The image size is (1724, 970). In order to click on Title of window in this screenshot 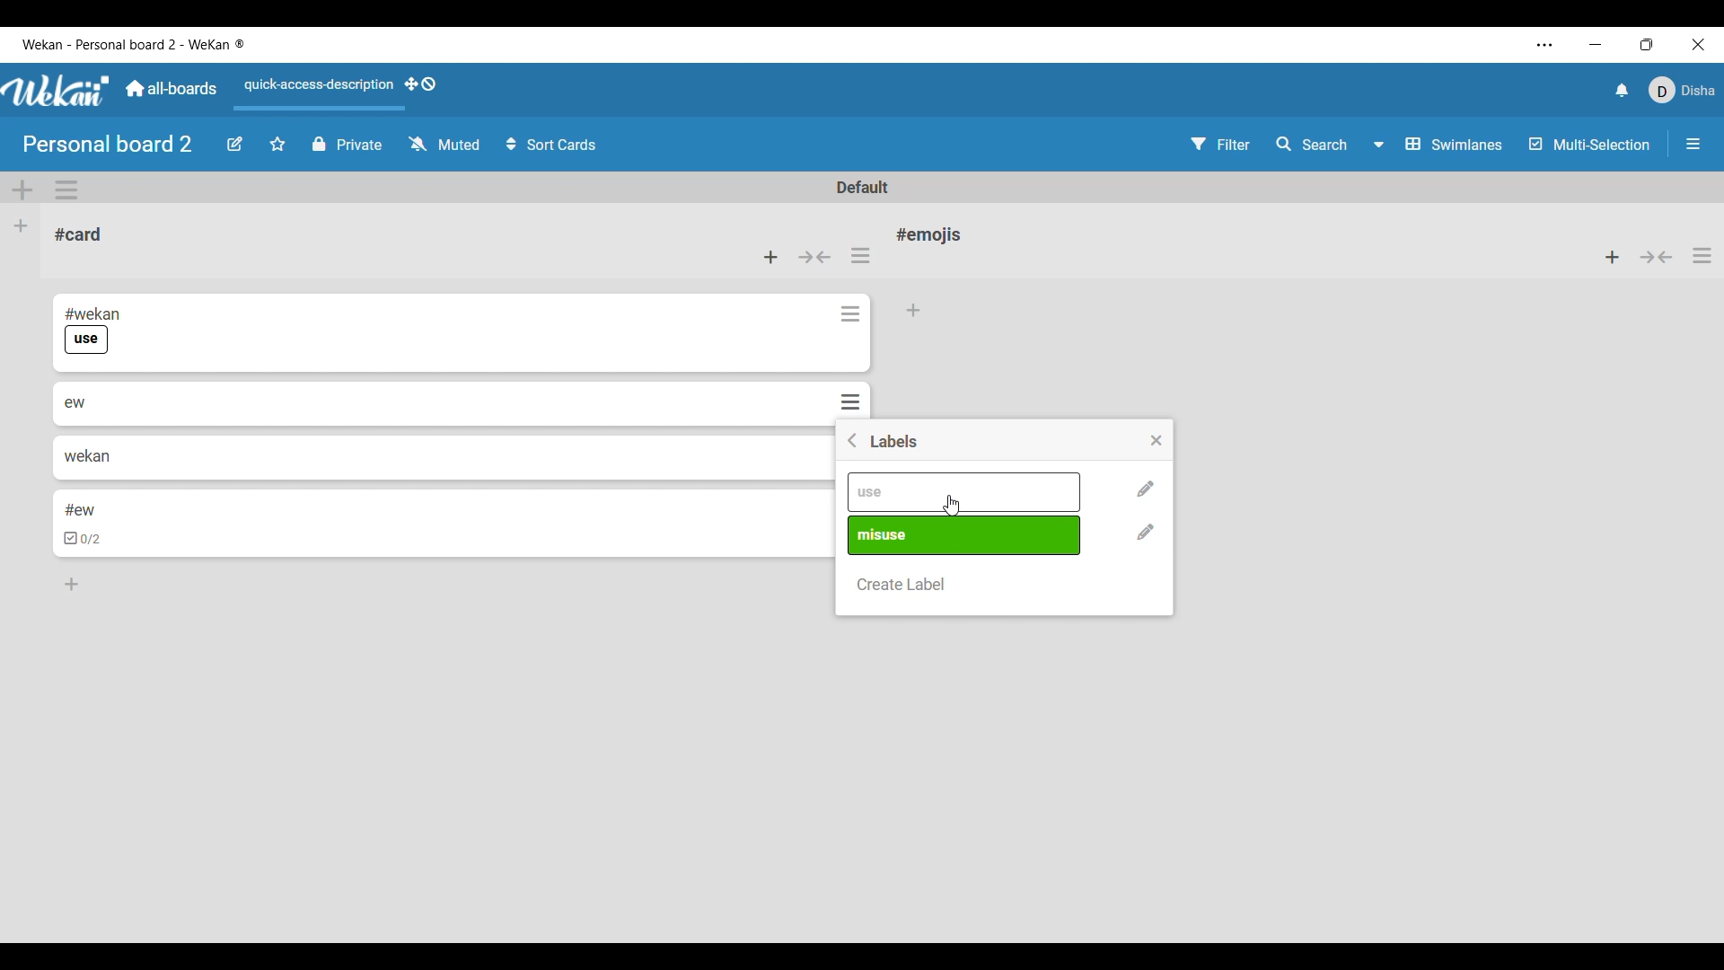, I will do `click(893, 439)`.